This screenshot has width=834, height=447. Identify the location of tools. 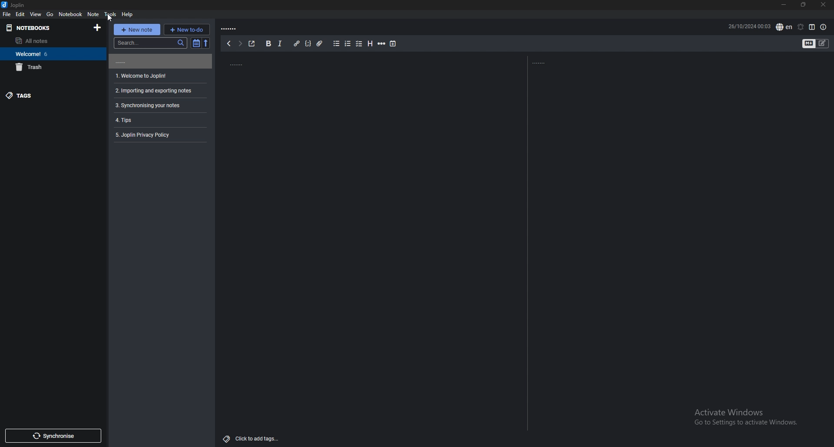
(110, 13).